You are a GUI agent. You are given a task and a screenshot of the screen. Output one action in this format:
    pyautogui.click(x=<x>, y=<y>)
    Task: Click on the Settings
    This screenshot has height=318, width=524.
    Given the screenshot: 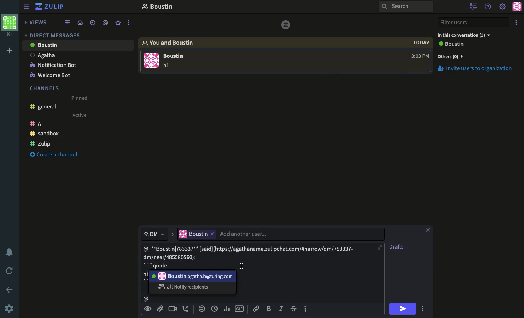 What is the action you would take?
    pyautogui.click(x=10, y=308)
    